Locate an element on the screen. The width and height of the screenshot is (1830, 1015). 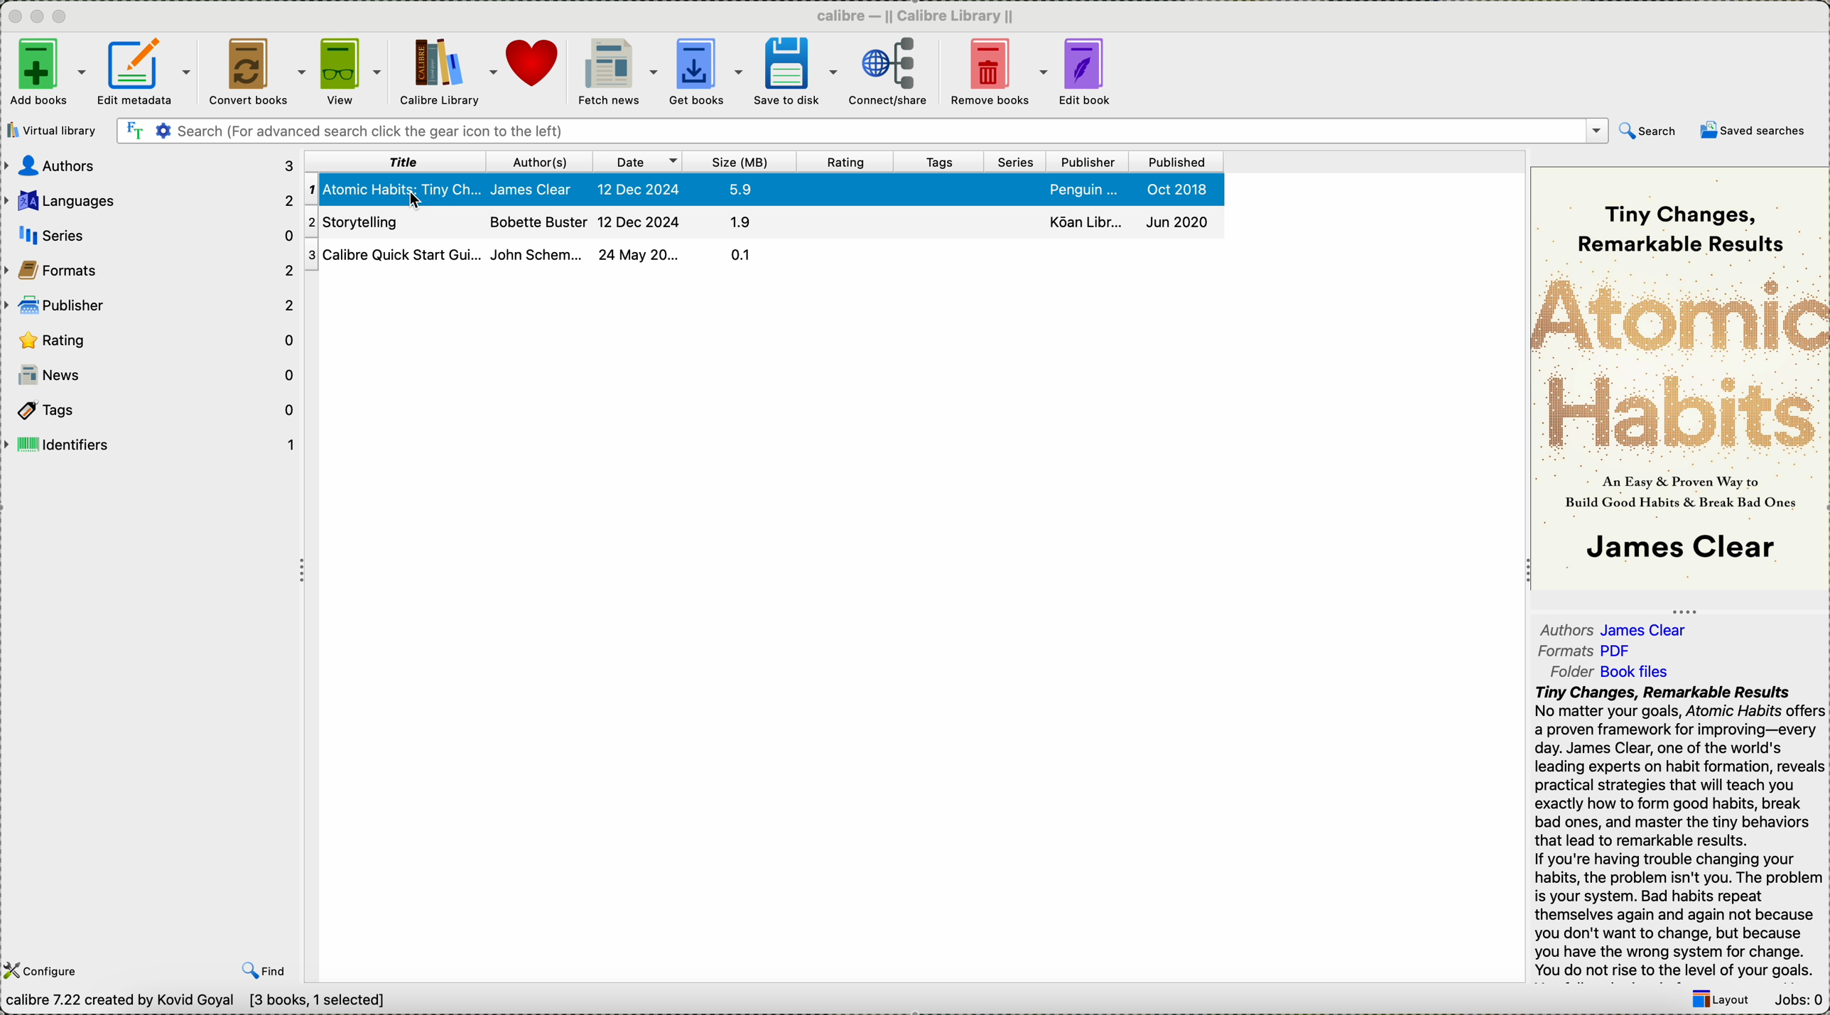
convert books is located at coordinates (254, 73).